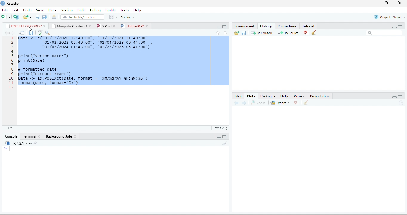  Describe the element at coordinates (384, 33) in the screenshot. I see `search bar` at that location.